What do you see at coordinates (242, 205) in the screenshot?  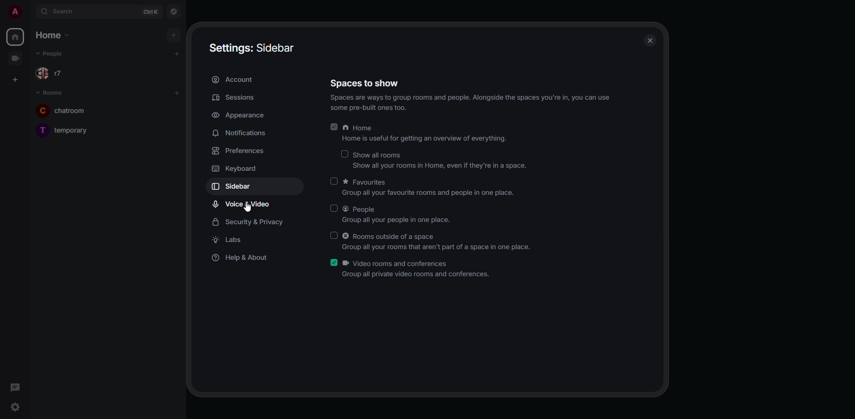 I see `voice & video` at bounding box center [242, 205].